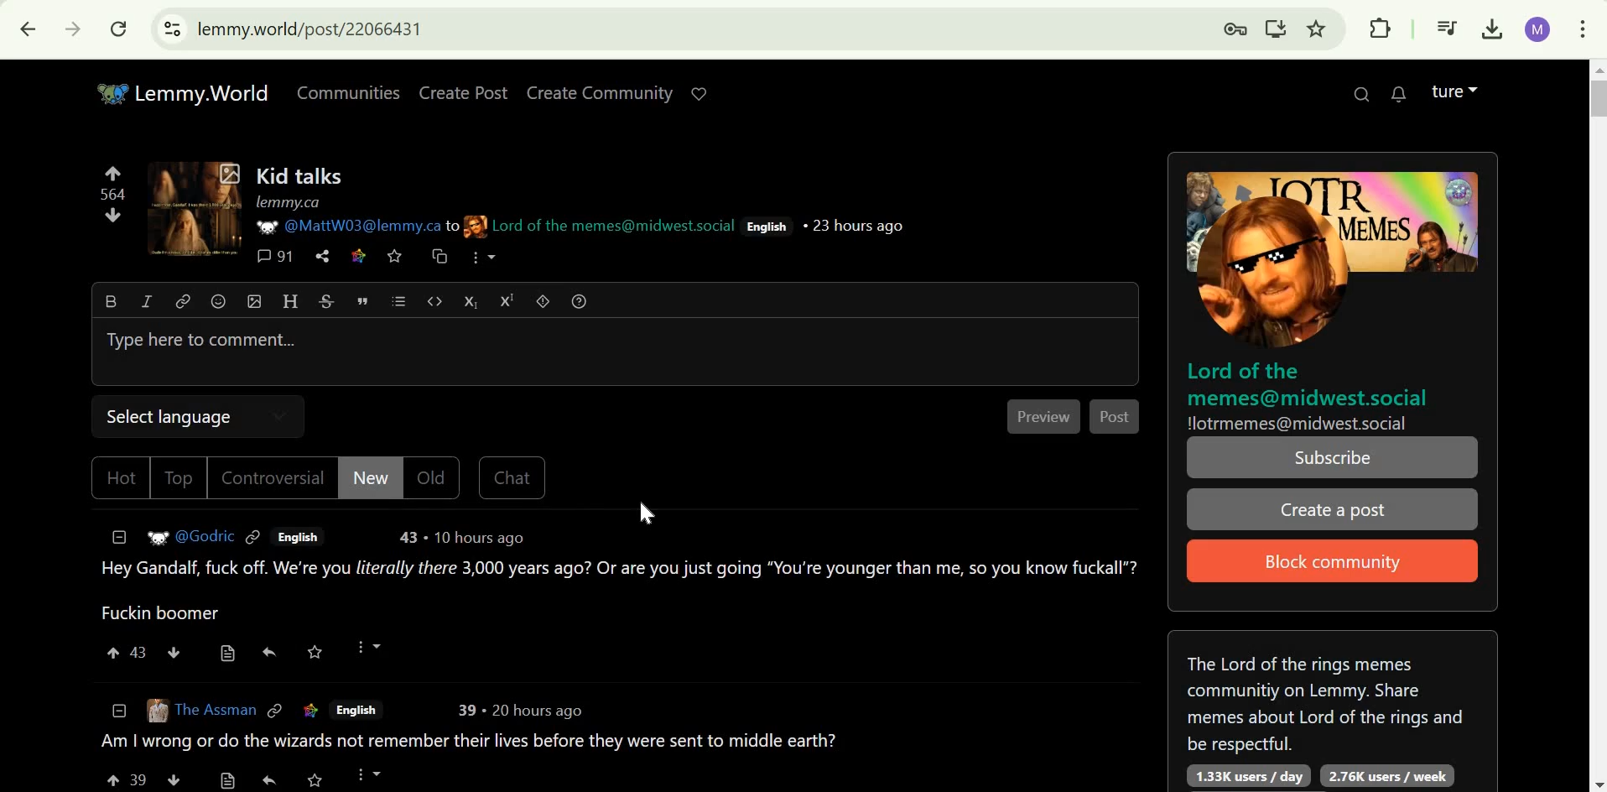 The width and height of the screenshot is (1607, 792). What do you see at coordinates (580, 300) in the screenshot?
I see `formatting help` at bounding box center [580, 300].